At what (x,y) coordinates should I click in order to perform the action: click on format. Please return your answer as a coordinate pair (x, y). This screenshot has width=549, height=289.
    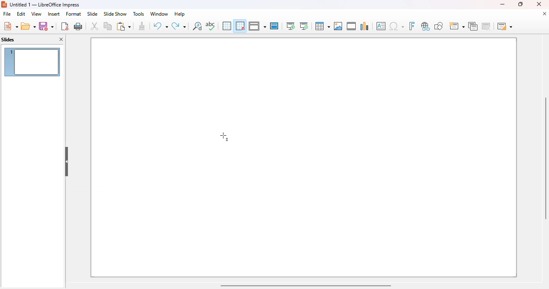
    Looking at the image, I should click on (74, 14).